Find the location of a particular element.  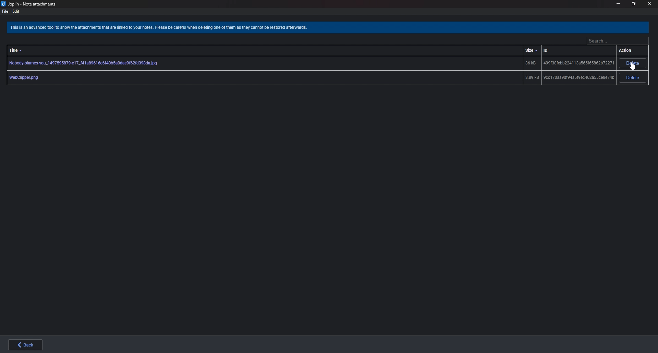

Minimize is located at coordinates (618, 4).